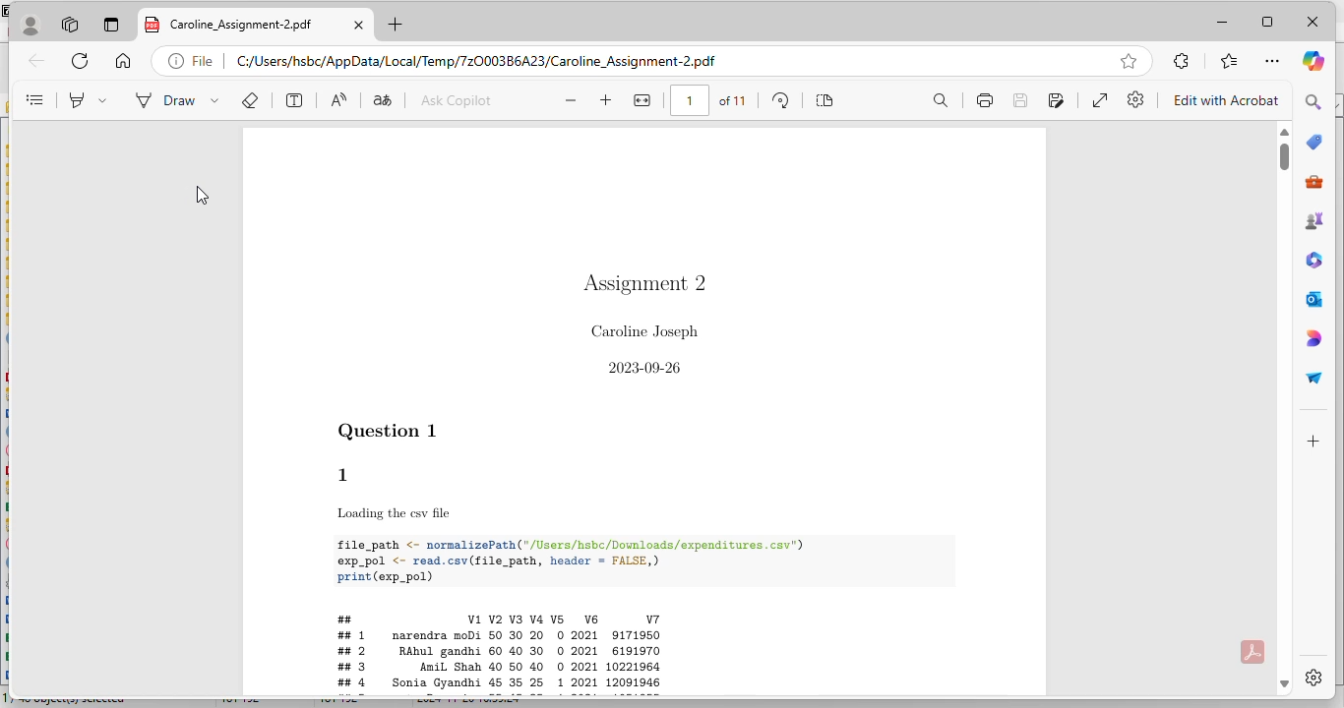 The width and height of the screenshot is (1344, 708). Describe the element at coordinates (1130, 61) in the screenshot. I see `add this tab to favorites` at that location.